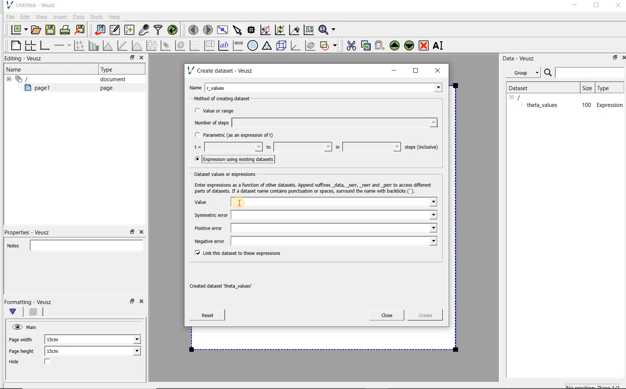  Describe the element at coordinates (512, 97) in the screenshot. I see `hide sub menu` at that location.